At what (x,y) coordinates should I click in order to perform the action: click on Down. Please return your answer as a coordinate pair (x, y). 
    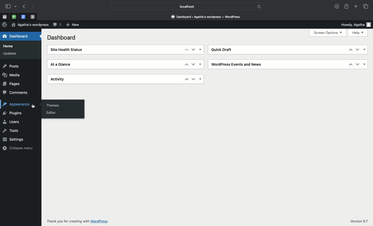
    Looking at the image, I should click on (193, 50).